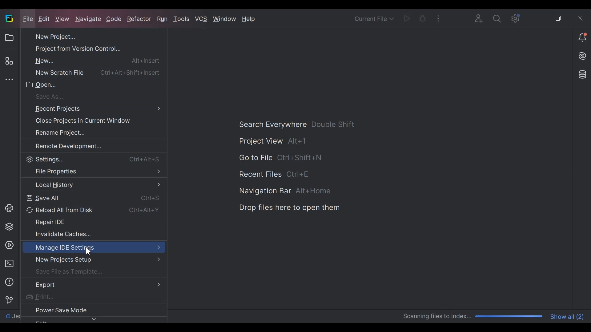 Image resolution: width=591 pixels, height=332 pixels. What do you see at coordinates (91, 159) in the screenshot?
I see `Settings` at bounding box center [91, 159].